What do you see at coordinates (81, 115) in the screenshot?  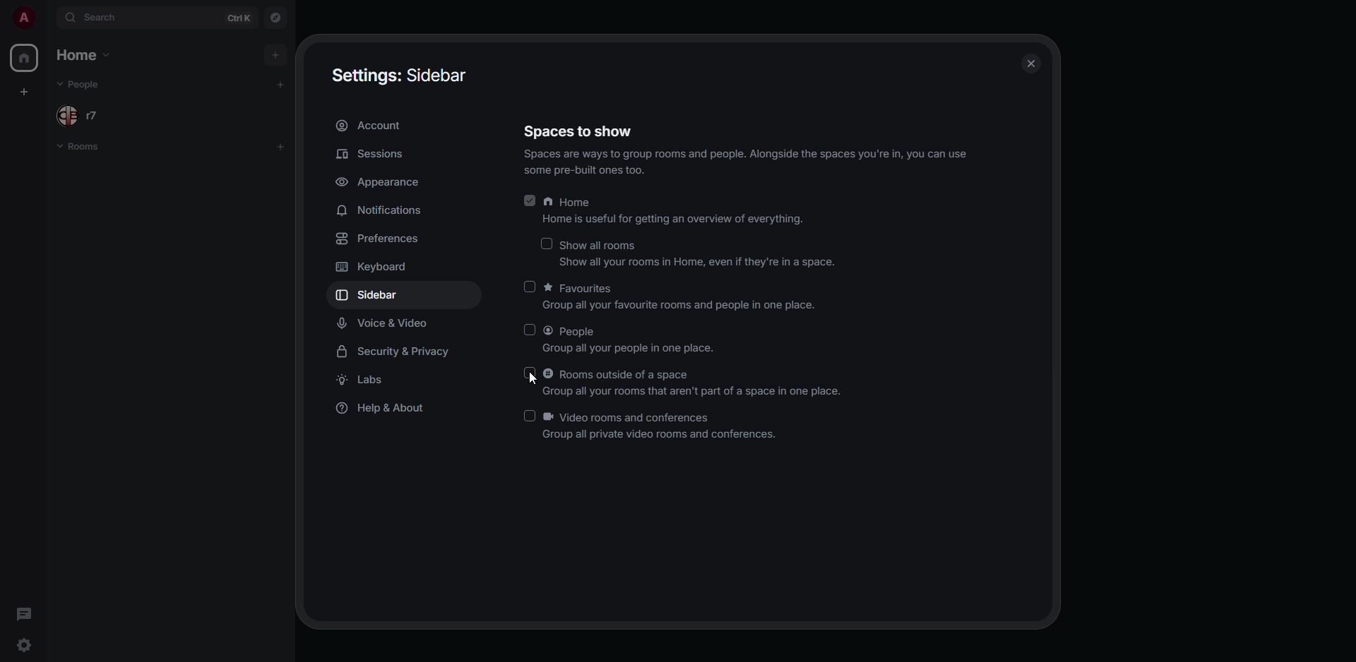 I see `people` at bounding box center [81, 115].